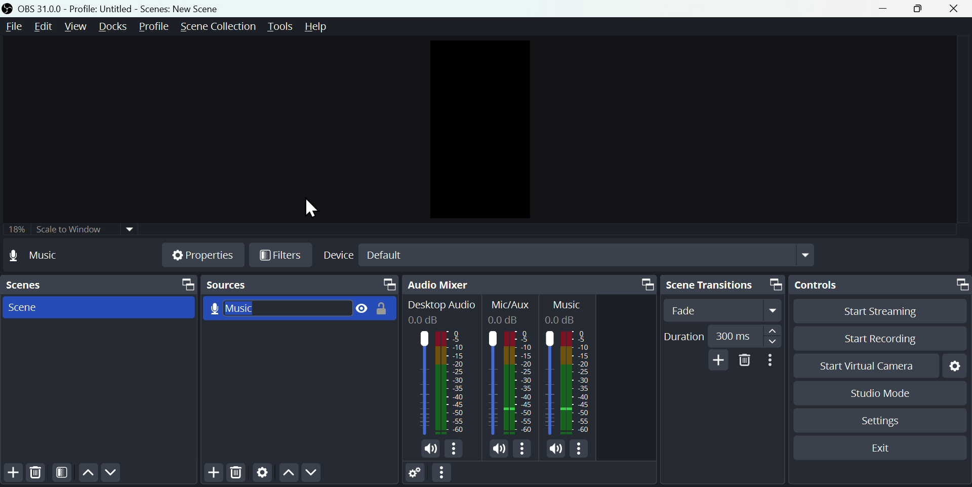 This screenshot has height=487, width=972. What do you see at coordinates (880, 282) in the screenshot?
I see `Controls` at bounding box center [880, 282].